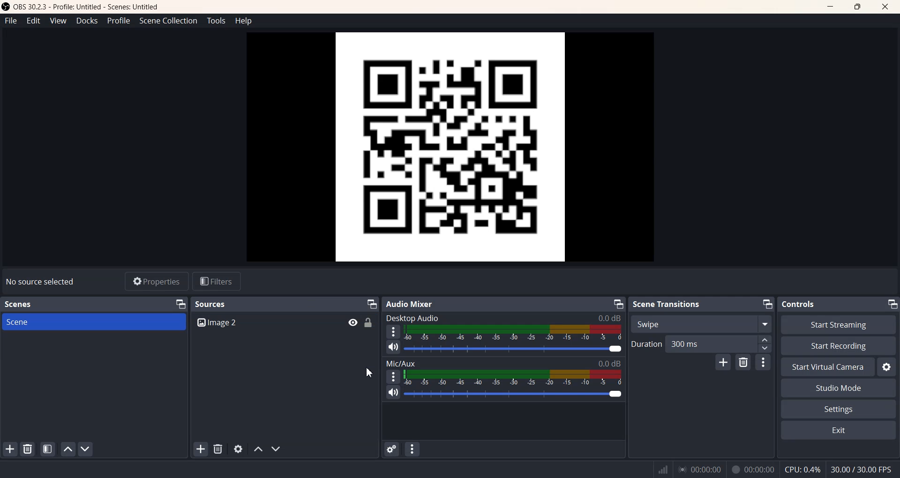 The width and height of the screenshot is (900, 478). Describe the element at coordinates (82, 6) in the screenshot. I see `OBS 30.2.3 - Profile: Untitled - Scenes: Untitled` at that location.